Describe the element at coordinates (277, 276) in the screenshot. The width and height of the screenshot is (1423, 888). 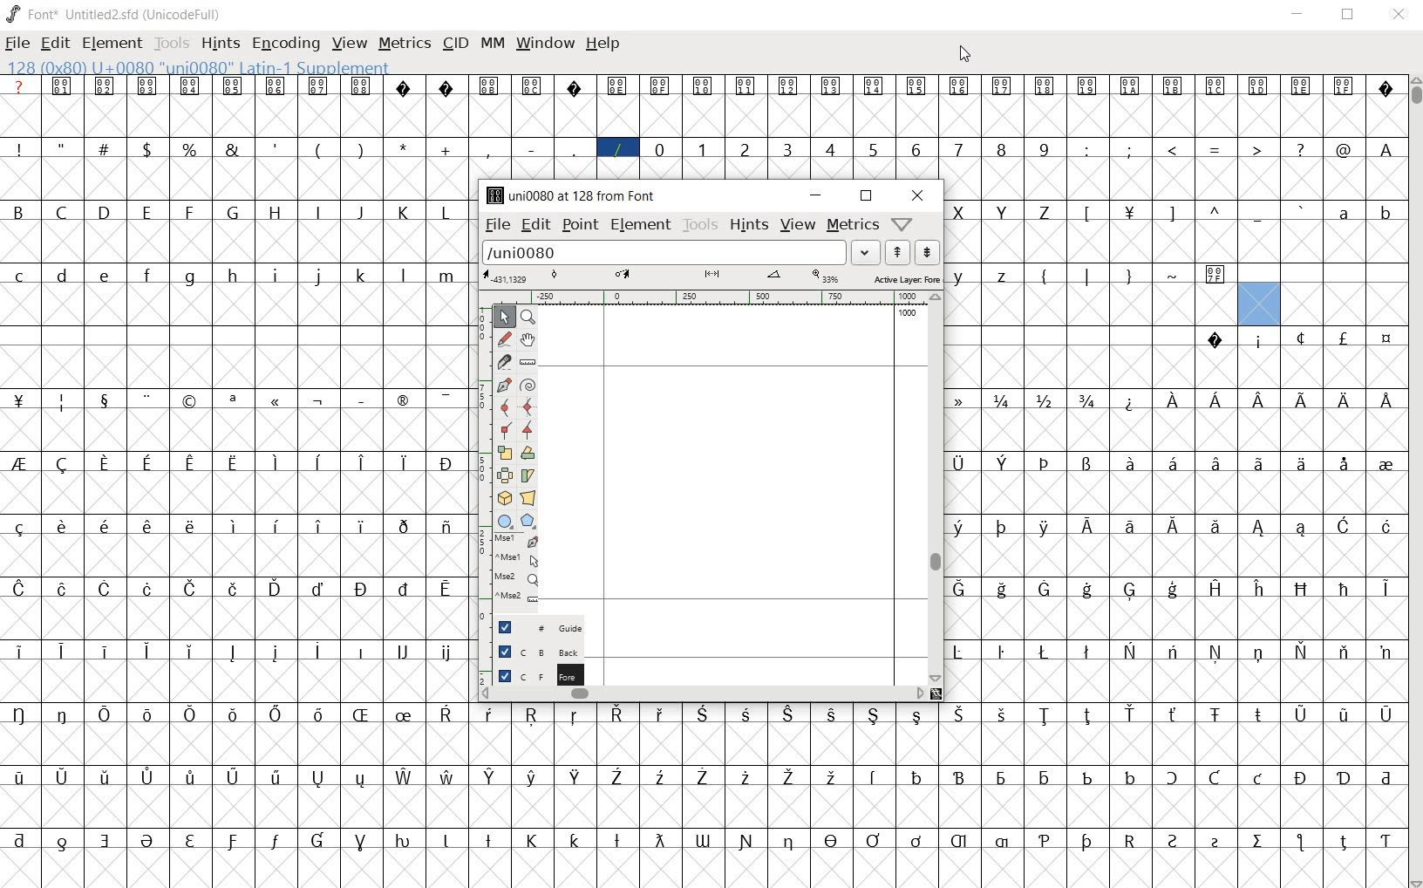
I see `glyph` at that location.